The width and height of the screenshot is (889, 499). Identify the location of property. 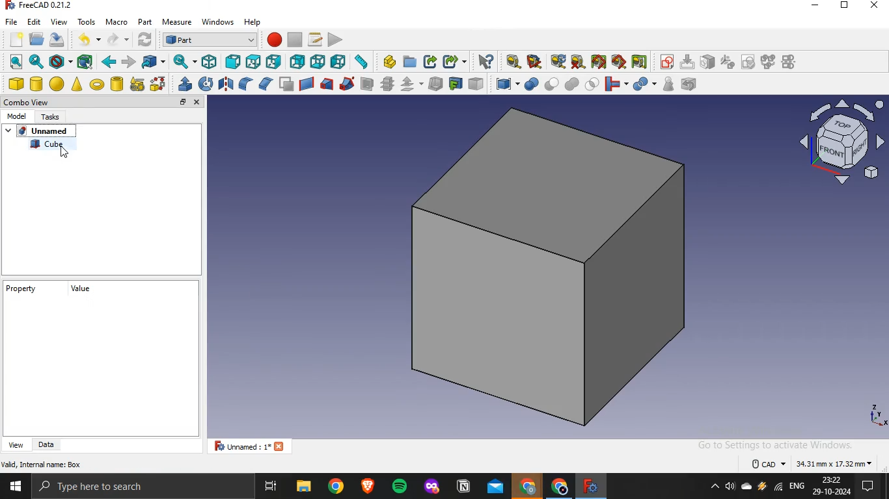
(23, 288).